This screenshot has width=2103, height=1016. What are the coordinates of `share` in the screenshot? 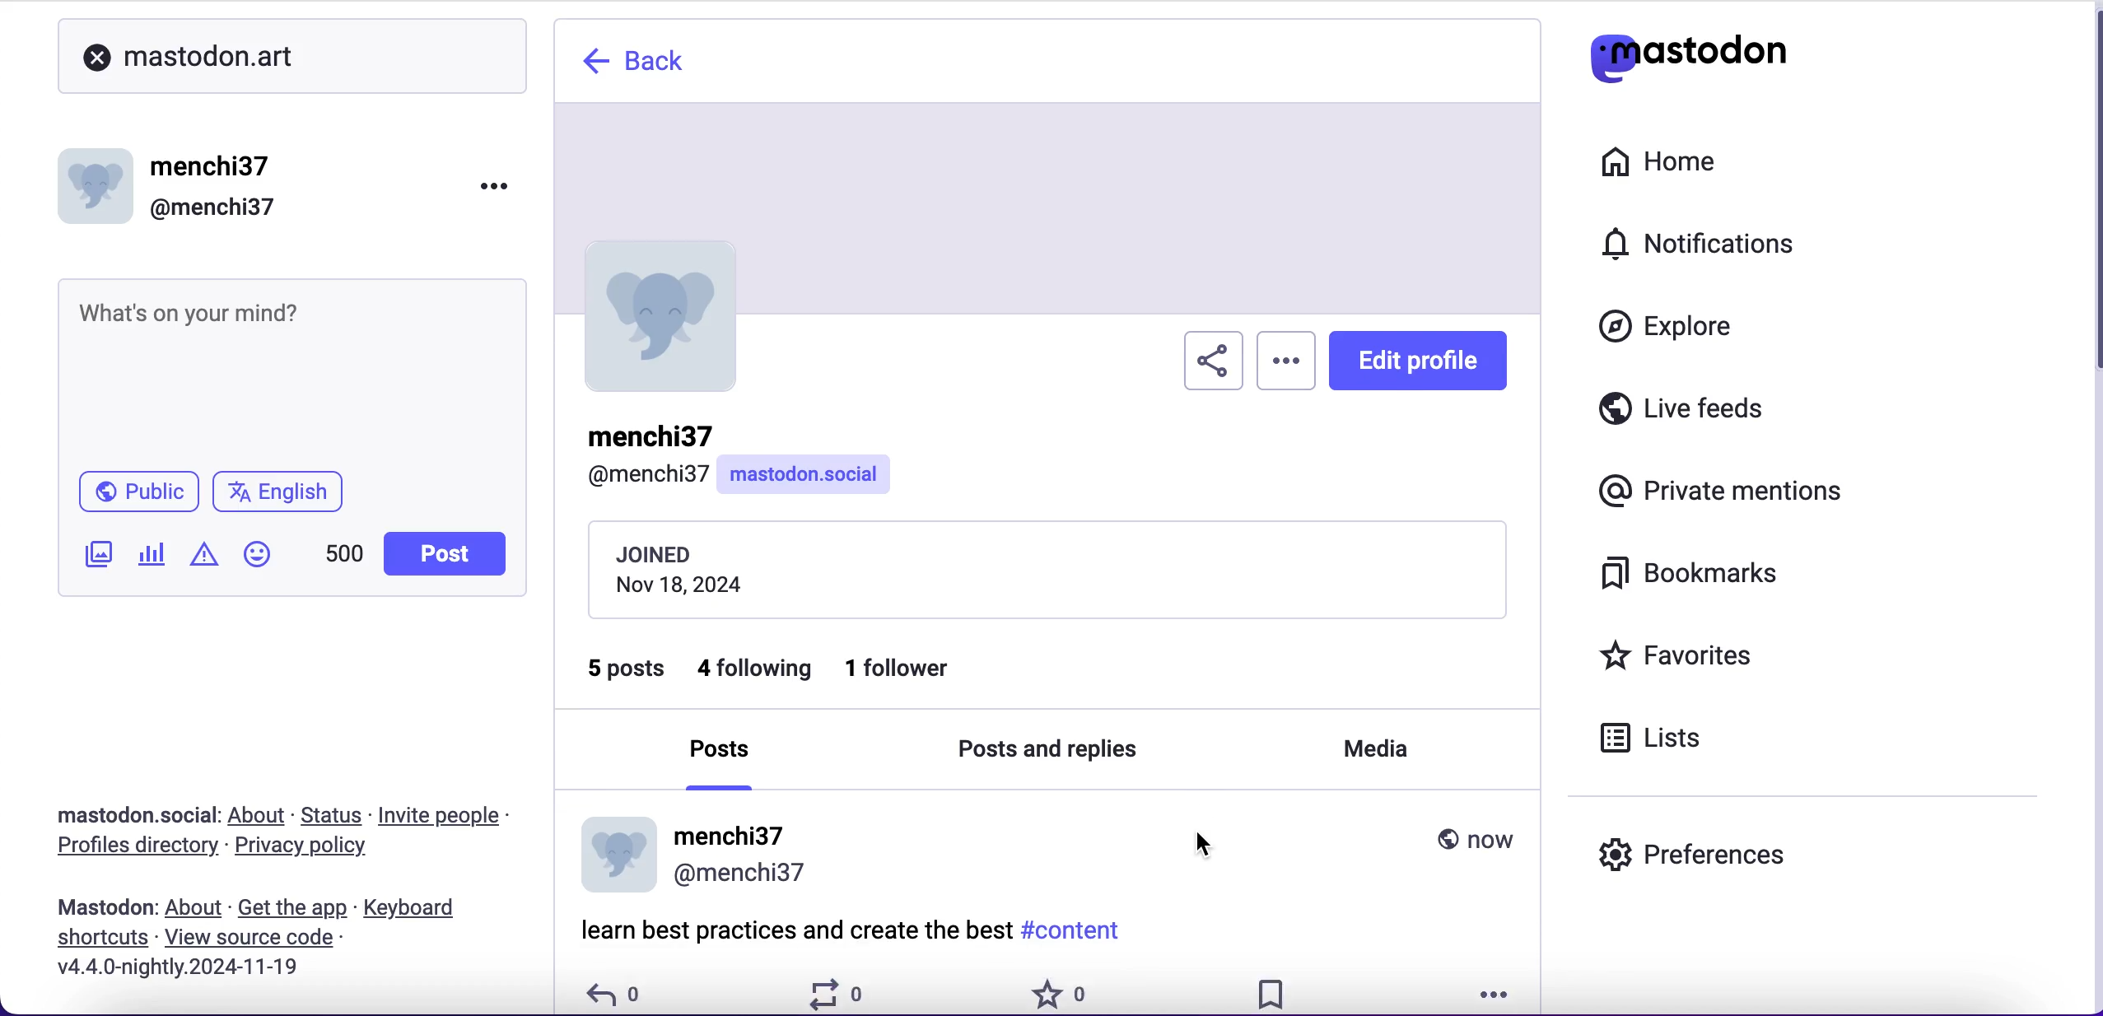 It's located at (1205, 366).